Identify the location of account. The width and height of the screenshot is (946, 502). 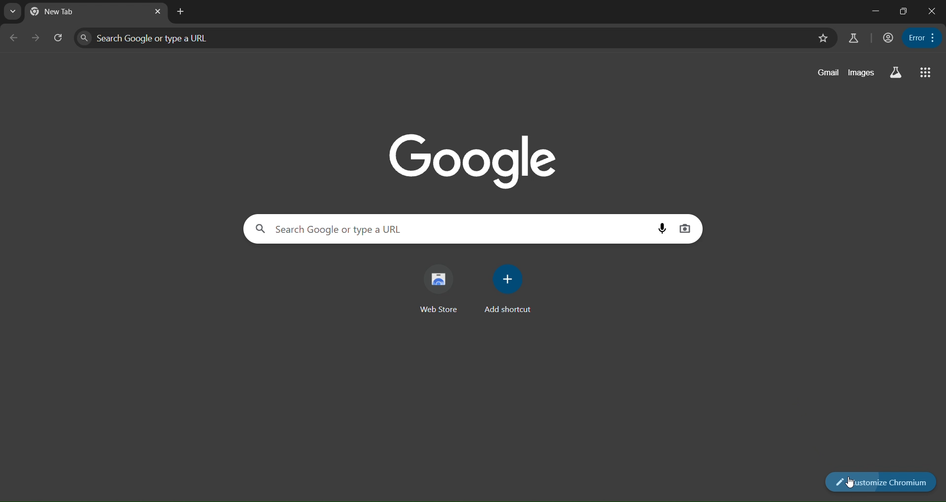
(887, 37).